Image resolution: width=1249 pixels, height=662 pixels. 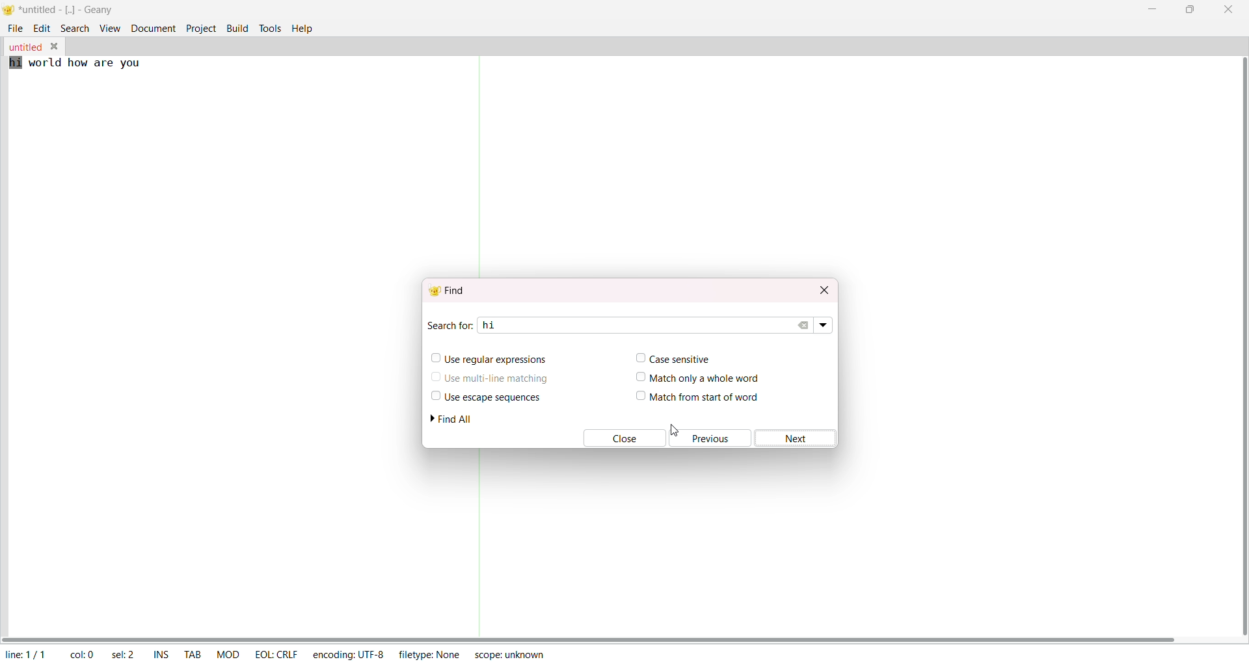 What do you see at coordinates (827, 324) in the screenshot?
I see `search dropdown` at bounding box center [827, 324].